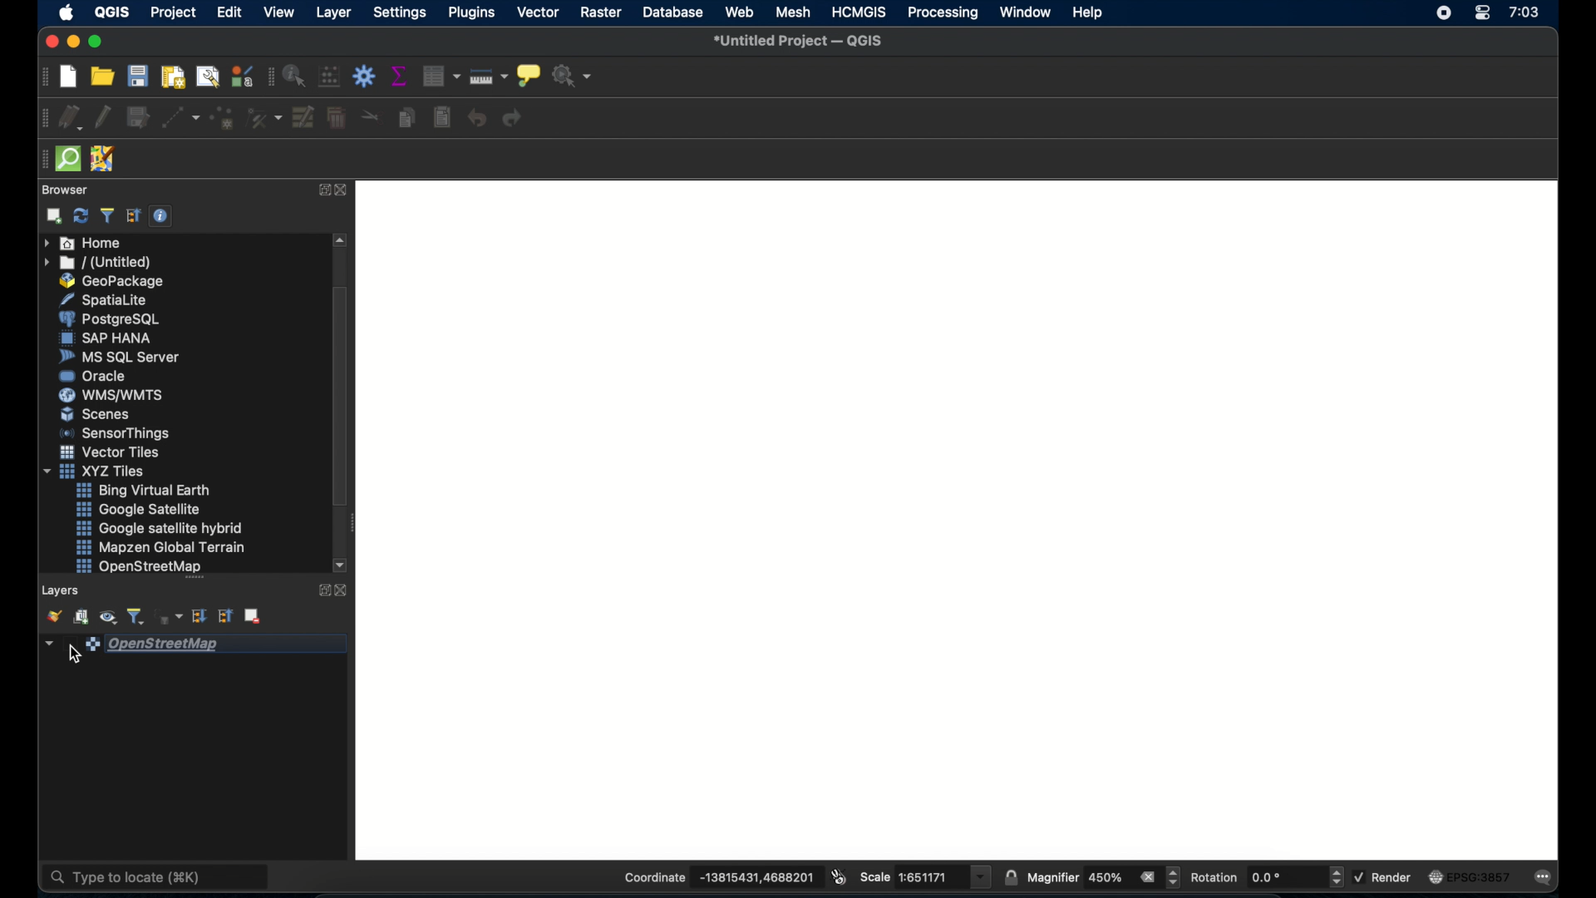 This screenshot has width=1596, height=898. I want to click on attributes toolbar, so click(271, 79).